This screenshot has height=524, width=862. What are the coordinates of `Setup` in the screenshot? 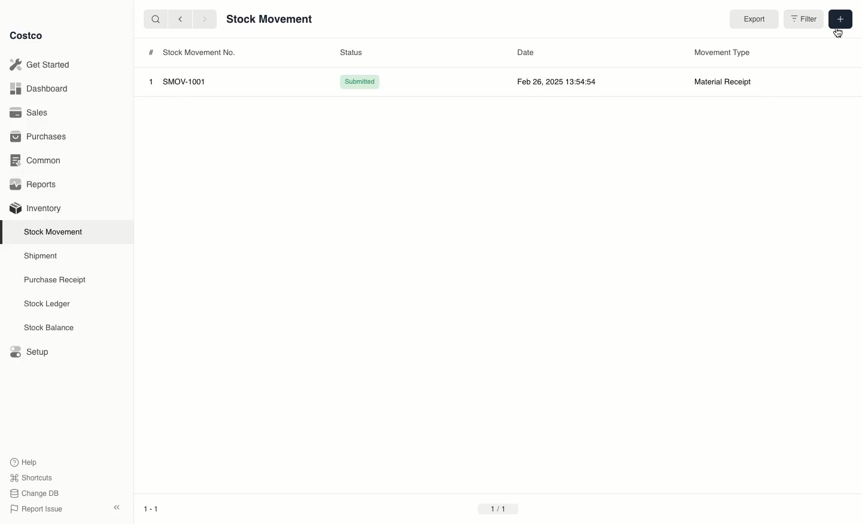 It's located at (28, 351).